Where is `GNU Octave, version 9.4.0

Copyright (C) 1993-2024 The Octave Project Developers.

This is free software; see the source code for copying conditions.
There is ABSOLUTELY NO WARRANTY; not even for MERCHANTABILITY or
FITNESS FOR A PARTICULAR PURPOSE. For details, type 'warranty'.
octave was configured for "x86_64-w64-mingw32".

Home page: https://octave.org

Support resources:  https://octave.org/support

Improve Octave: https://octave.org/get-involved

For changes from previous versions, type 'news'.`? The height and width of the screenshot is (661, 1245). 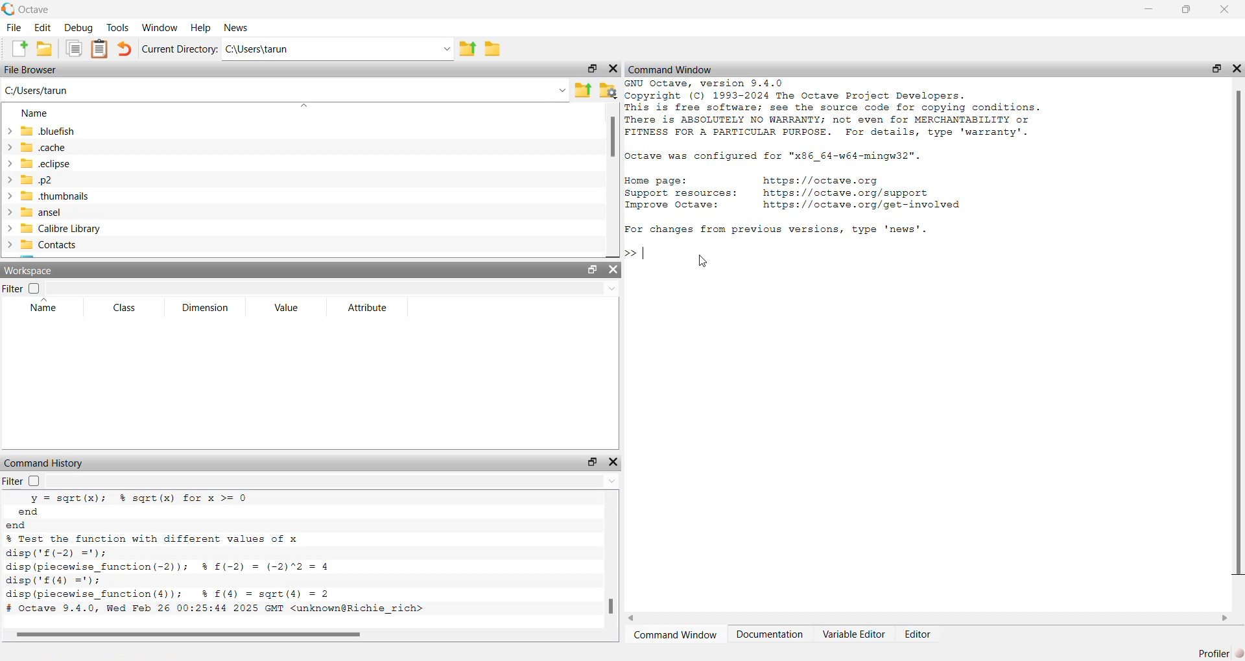 GNU Octave, version 9.4.0

Copyright (C) 1993-2024 The Octave Project Developers.

This is free software; see the source code for copying conditions.
There is ABSOLUTELY NO WARRANTY; not even for MERCHANTABILITY or
FITNESS FOR A PARTICULAR PURPOSE. For details, type 'warranty'.
octave was configured for "x86_64-w64-mingw32".

Home page: https://octave.org

Support resources:  https://octave.org/support

Improve Octave: https://octave.org/get-involved

For changes from previous versions, type 'news'. is located at coordinates (851, 159).